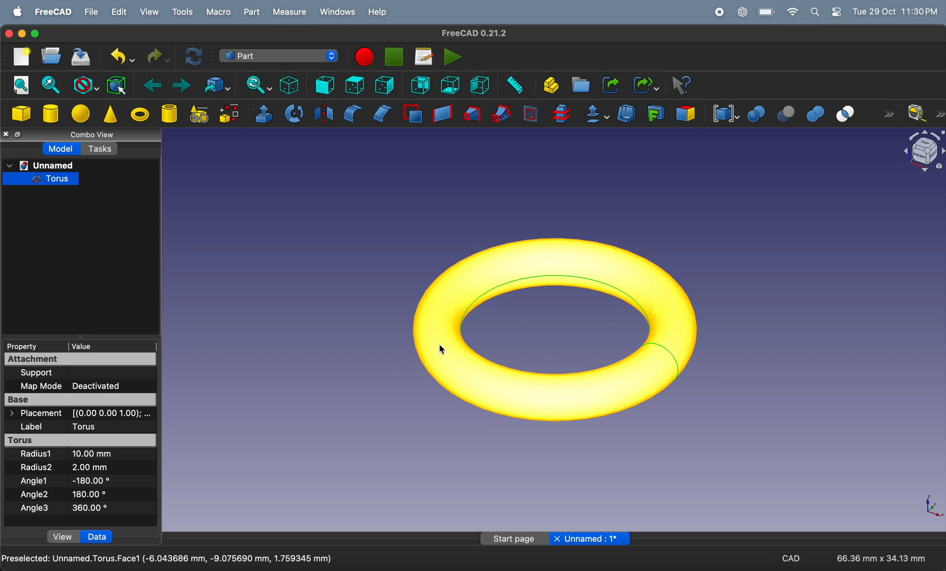  What do you see at coordinates (384, 85) in the screenshot?
I see `right view` at bounding box center [384, 85].